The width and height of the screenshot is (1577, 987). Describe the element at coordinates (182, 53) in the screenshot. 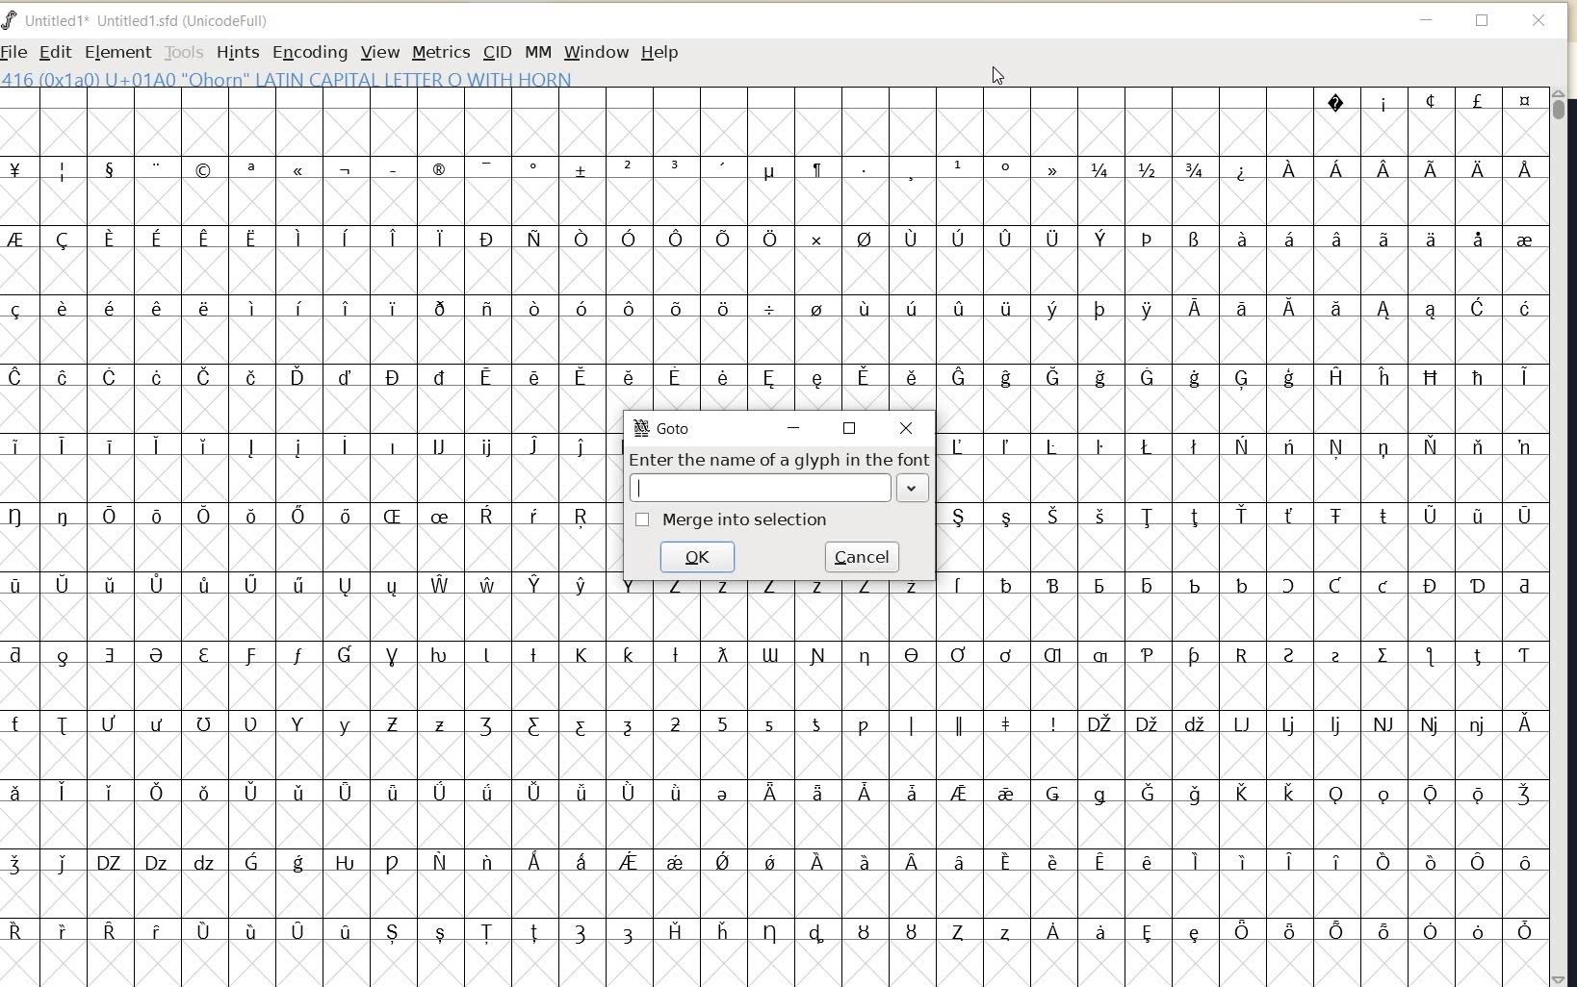

I see `TOOLS` at that location.